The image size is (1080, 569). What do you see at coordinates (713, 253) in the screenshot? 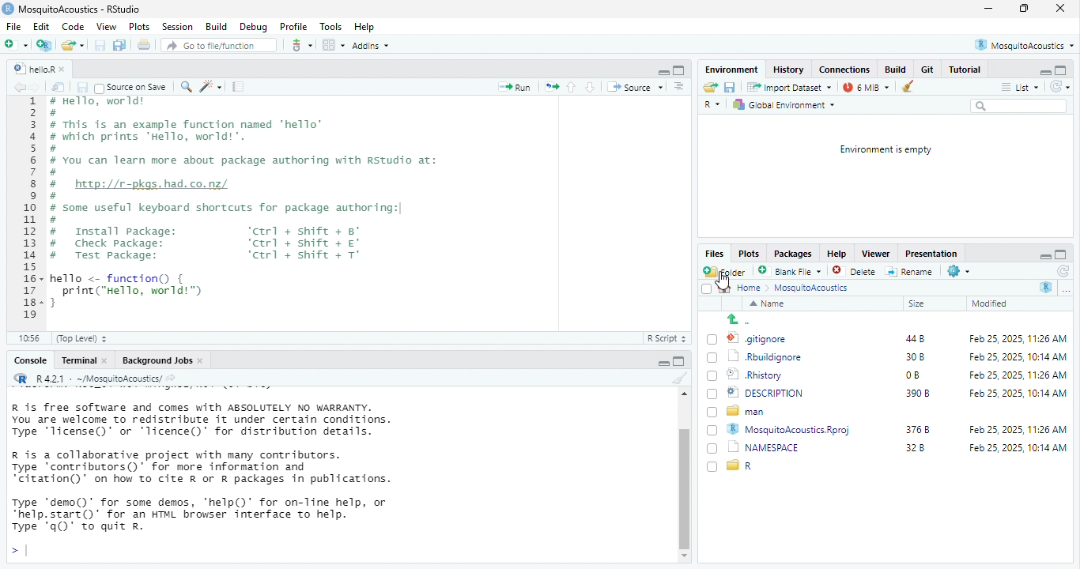
I see `Files` at bounding box center [713, 253].